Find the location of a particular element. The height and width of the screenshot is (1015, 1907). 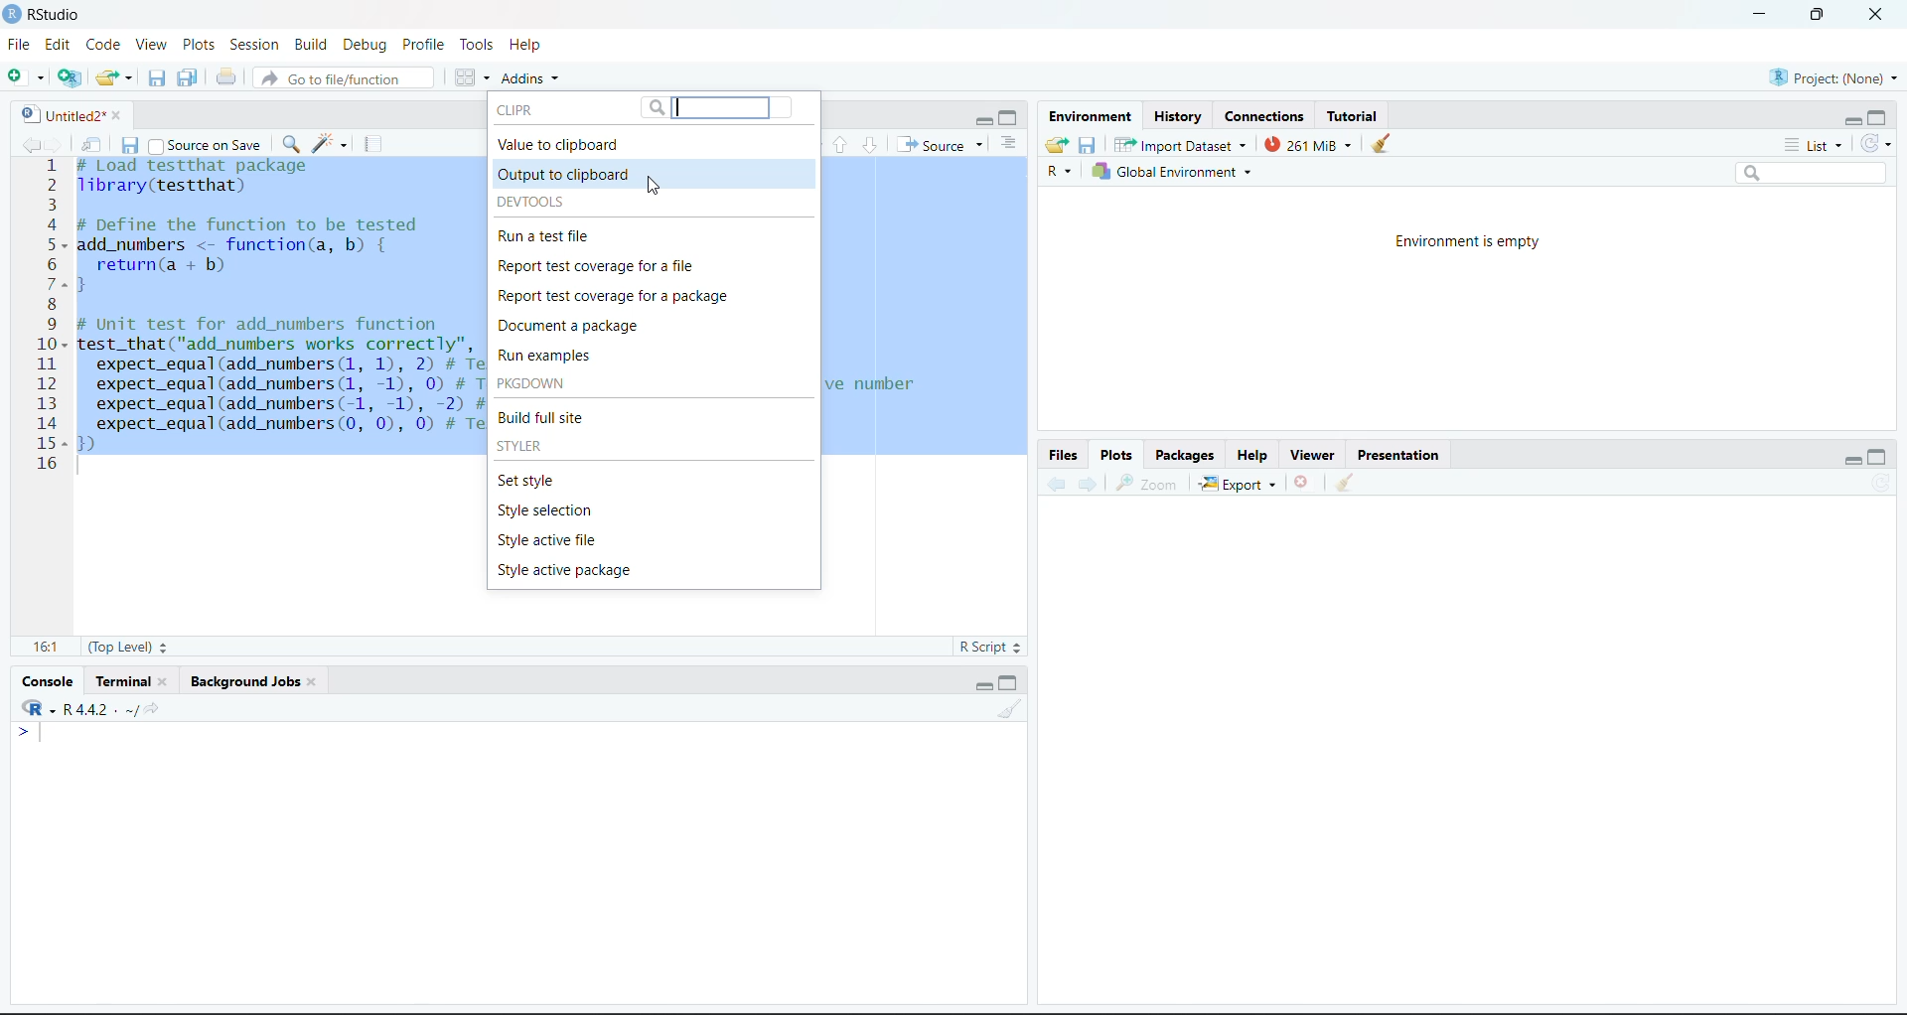

Numbering line is located at coordinates (50, 318).